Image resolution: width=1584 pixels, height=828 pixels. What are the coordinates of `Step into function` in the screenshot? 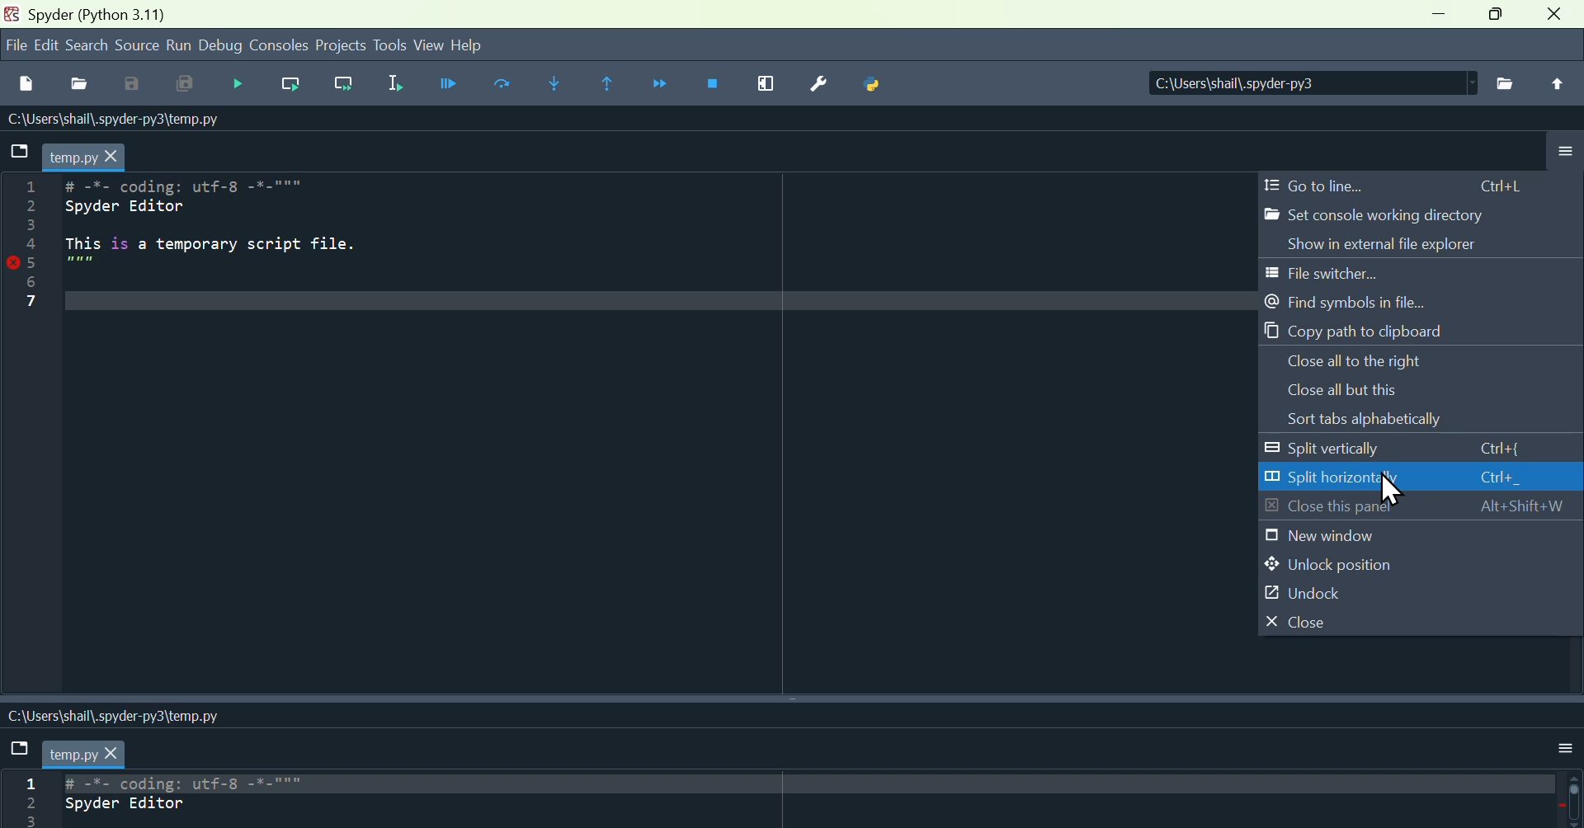 It's located at (555, 85).